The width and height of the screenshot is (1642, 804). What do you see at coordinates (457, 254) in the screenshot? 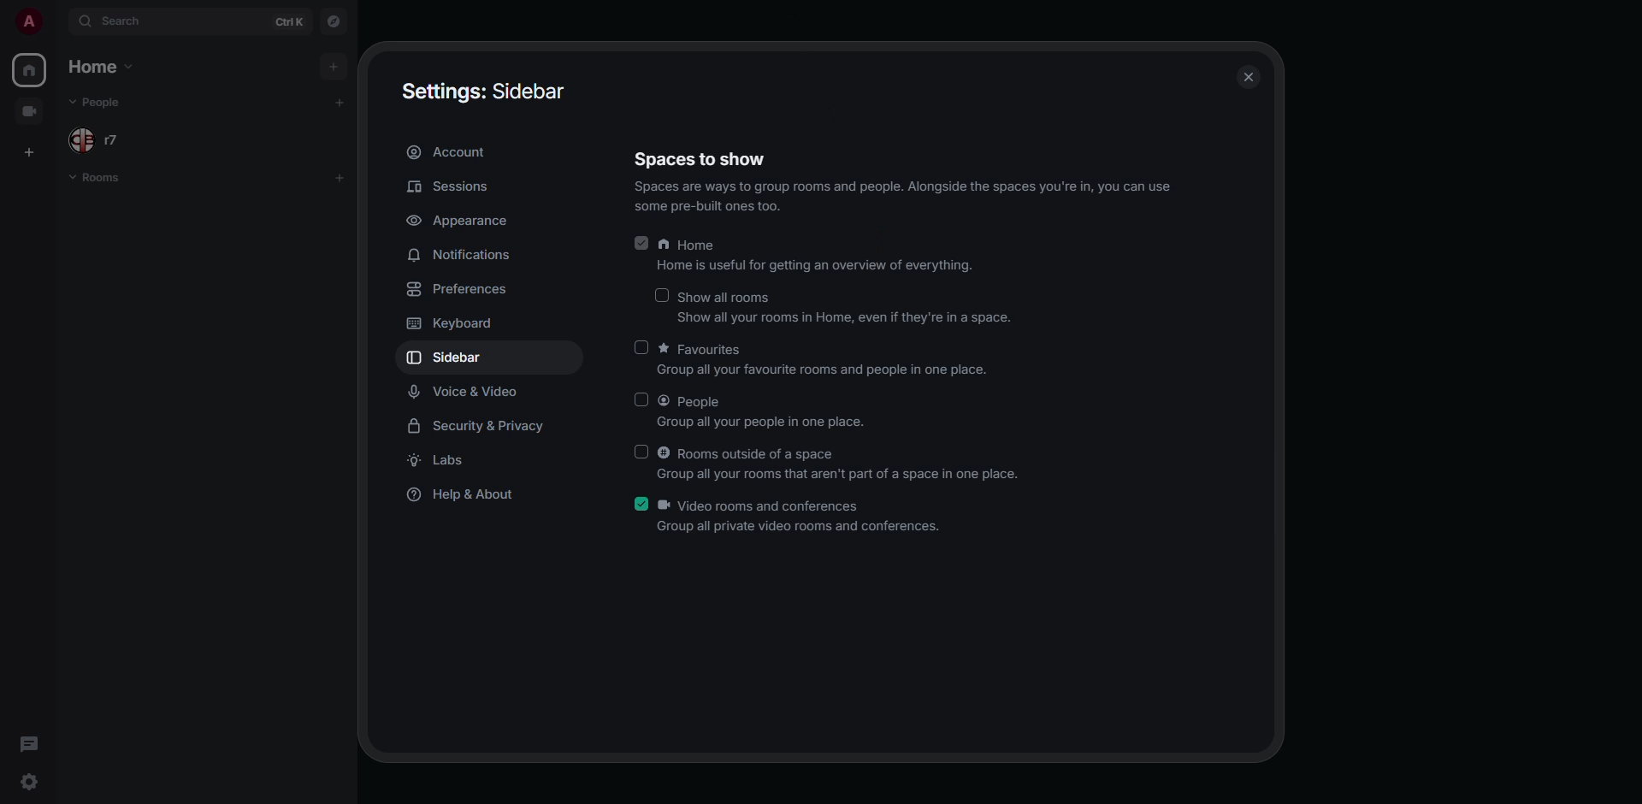
I see `notifications` at bounding box center [457, 254].